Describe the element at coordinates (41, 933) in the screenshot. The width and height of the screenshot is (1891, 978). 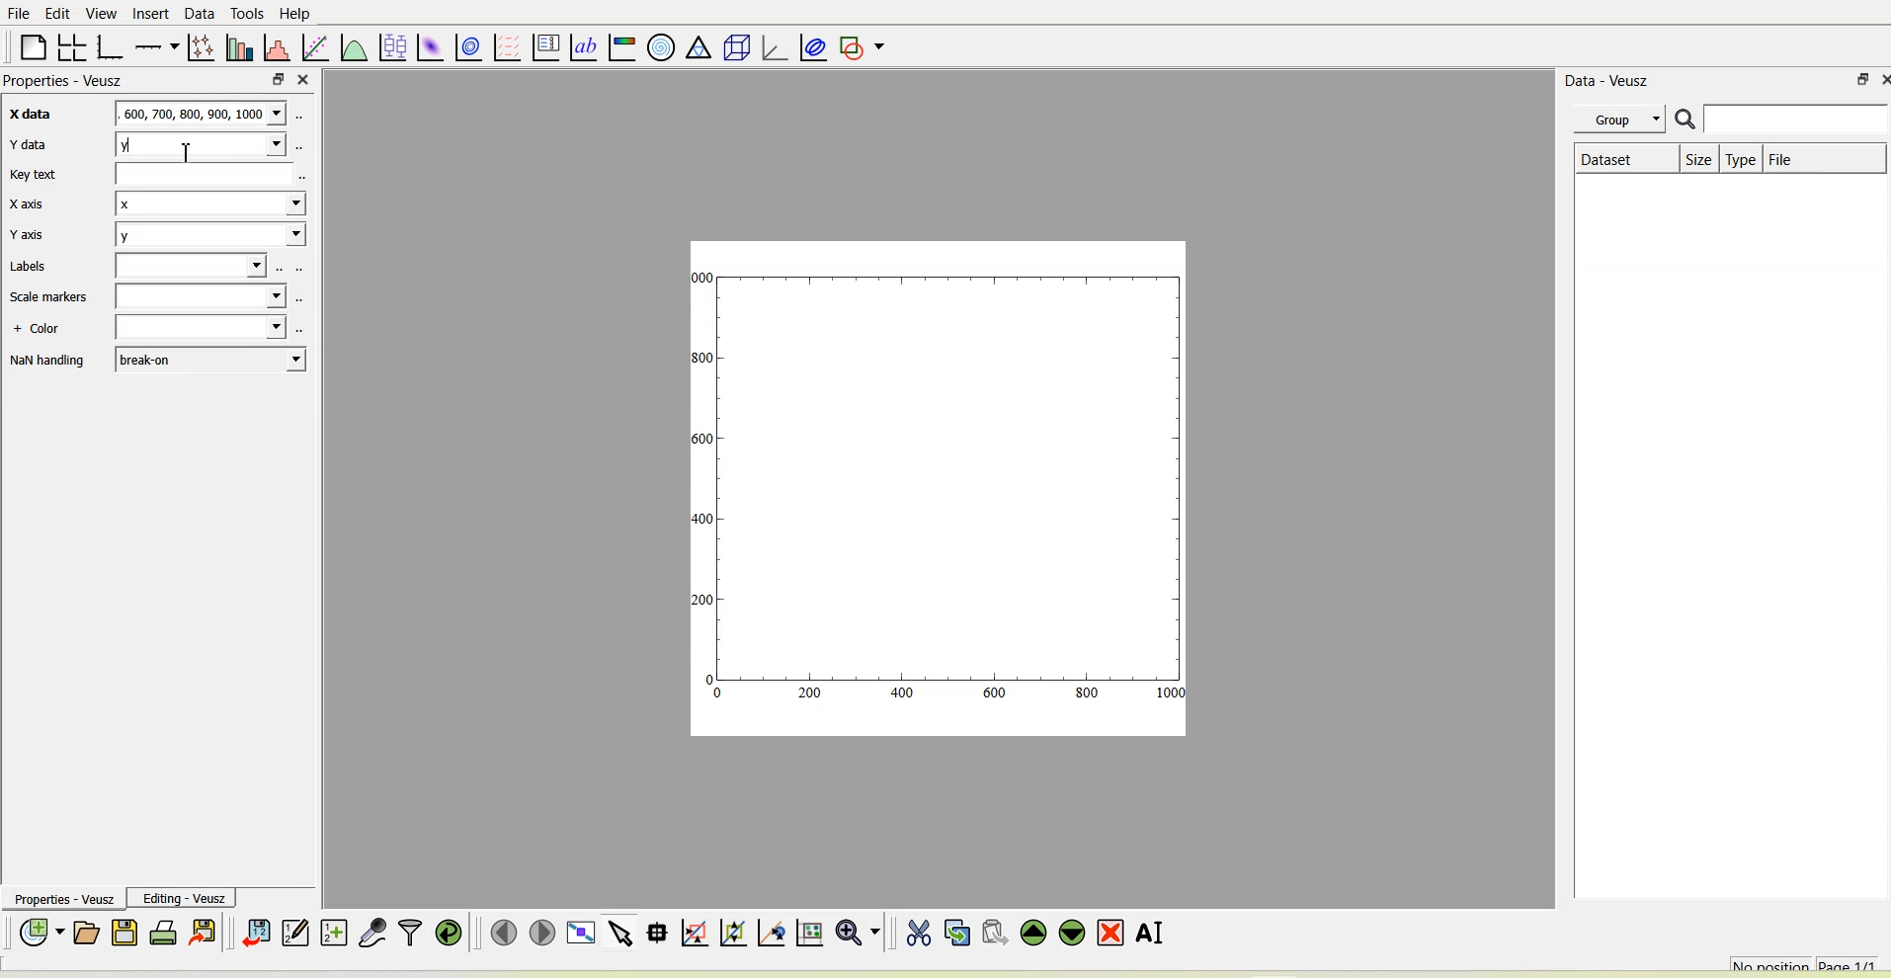
I see `New document` at that location.